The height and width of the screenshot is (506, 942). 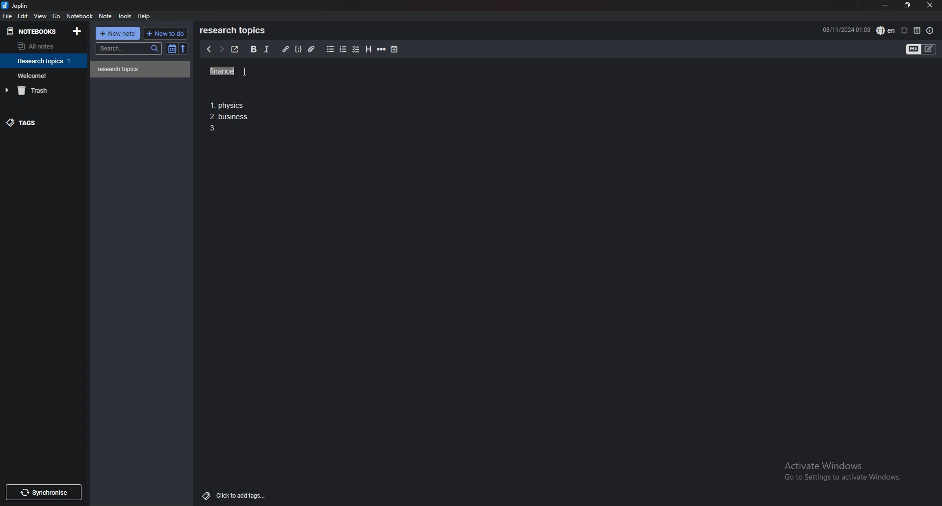 What do you see at coordinates (46, 492) in the screenshot?
I see `Synchronise` at bounding box center [46, 492].